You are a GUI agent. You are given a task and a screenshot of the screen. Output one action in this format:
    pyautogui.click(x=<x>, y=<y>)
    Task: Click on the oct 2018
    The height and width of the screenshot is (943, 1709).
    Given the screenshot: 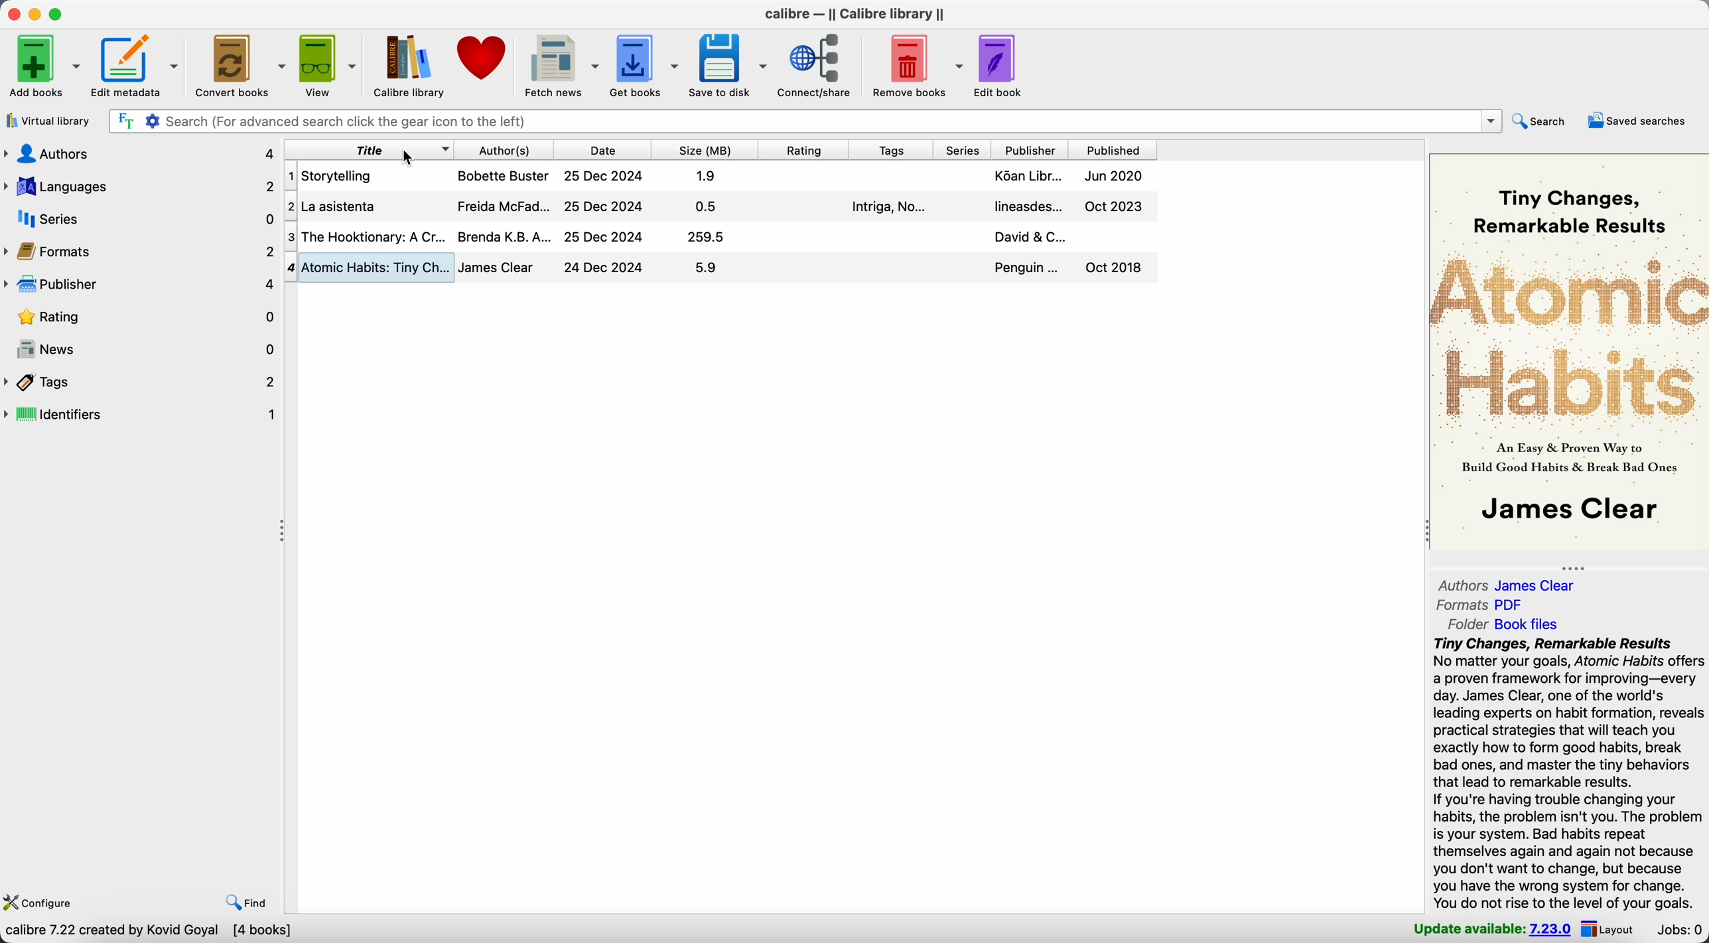 What is the action you would take?
    pyautogui.click(x=1115, y=267)
    